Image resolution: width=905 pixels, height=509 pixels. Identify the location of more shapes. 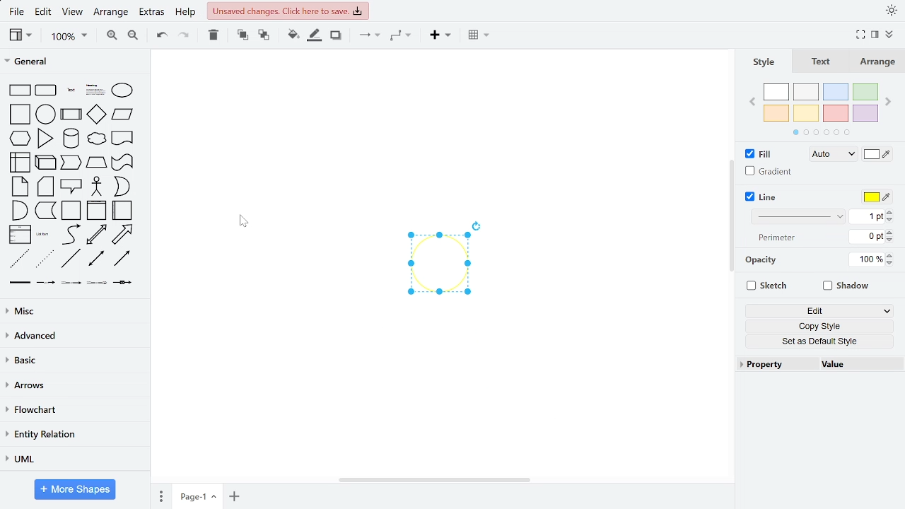
(74, 489).